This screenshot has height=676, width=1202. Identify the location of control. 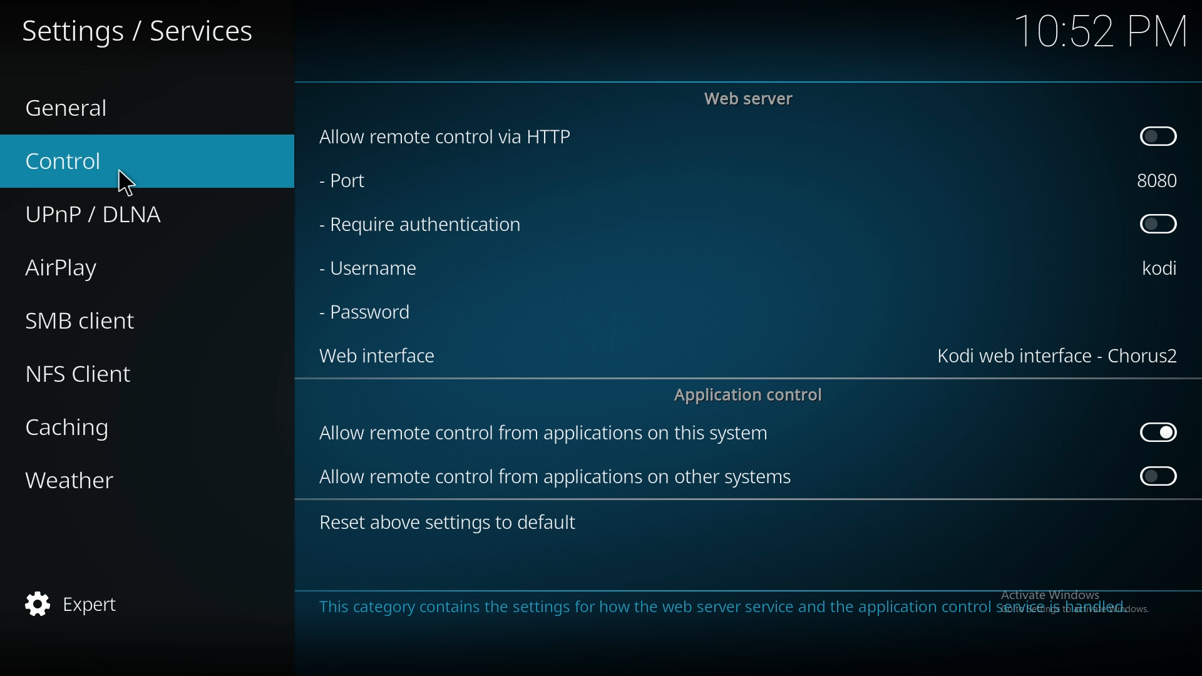
(128, 161).